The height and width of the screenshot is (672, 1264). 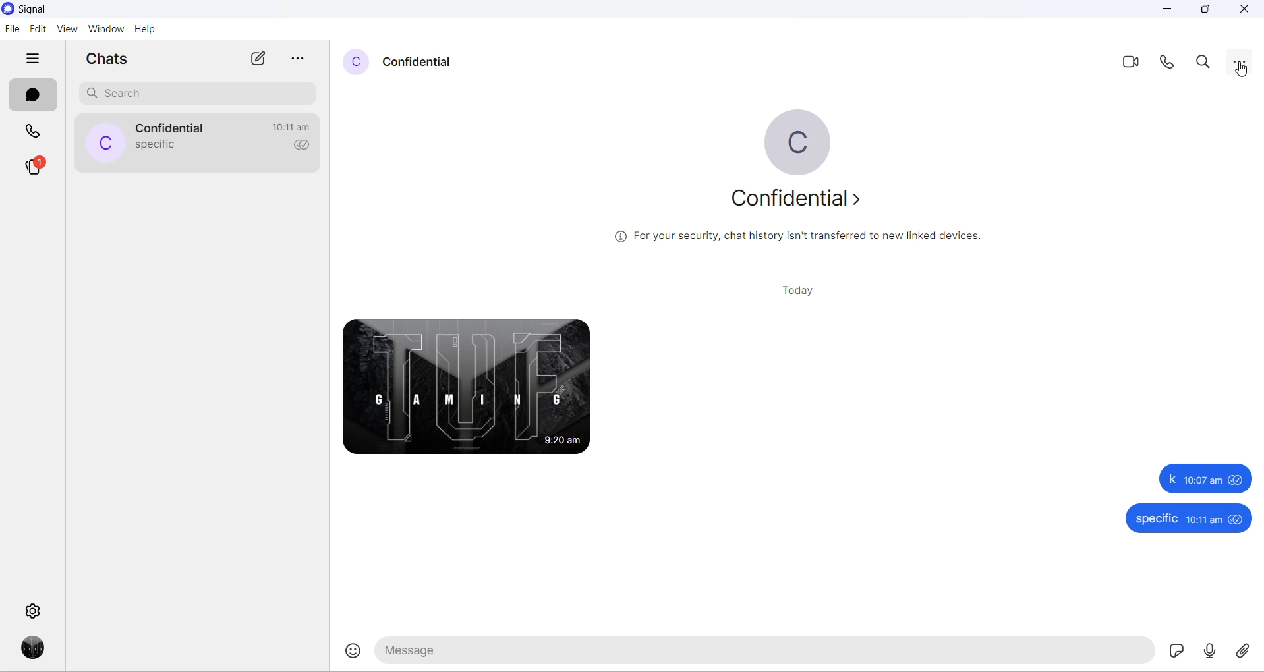 I want to click on chats heading, so click(x=109, y=61).